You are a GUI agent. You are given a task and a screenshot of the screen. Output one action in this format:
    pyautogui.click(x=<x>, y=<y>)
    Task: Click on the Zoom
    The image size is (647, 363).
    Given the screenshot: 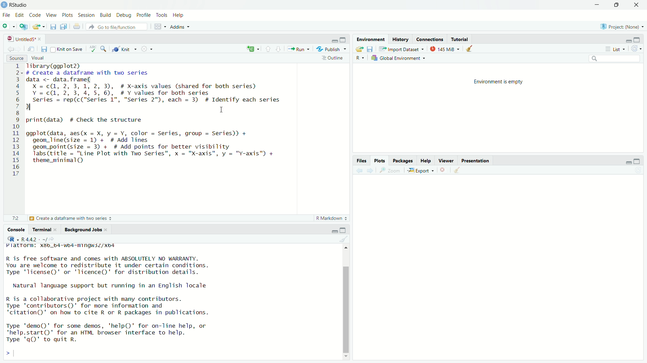 What is the action you would take?
    pyautogui.click(x=390, y=170)
    